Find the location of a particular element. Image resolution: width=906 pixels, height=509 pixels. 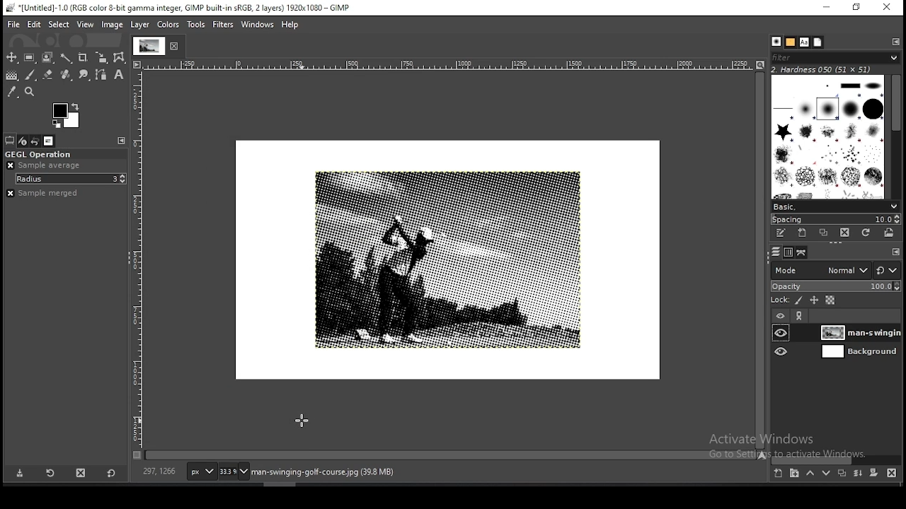

save tool preset is located at coordinates (21, 474).